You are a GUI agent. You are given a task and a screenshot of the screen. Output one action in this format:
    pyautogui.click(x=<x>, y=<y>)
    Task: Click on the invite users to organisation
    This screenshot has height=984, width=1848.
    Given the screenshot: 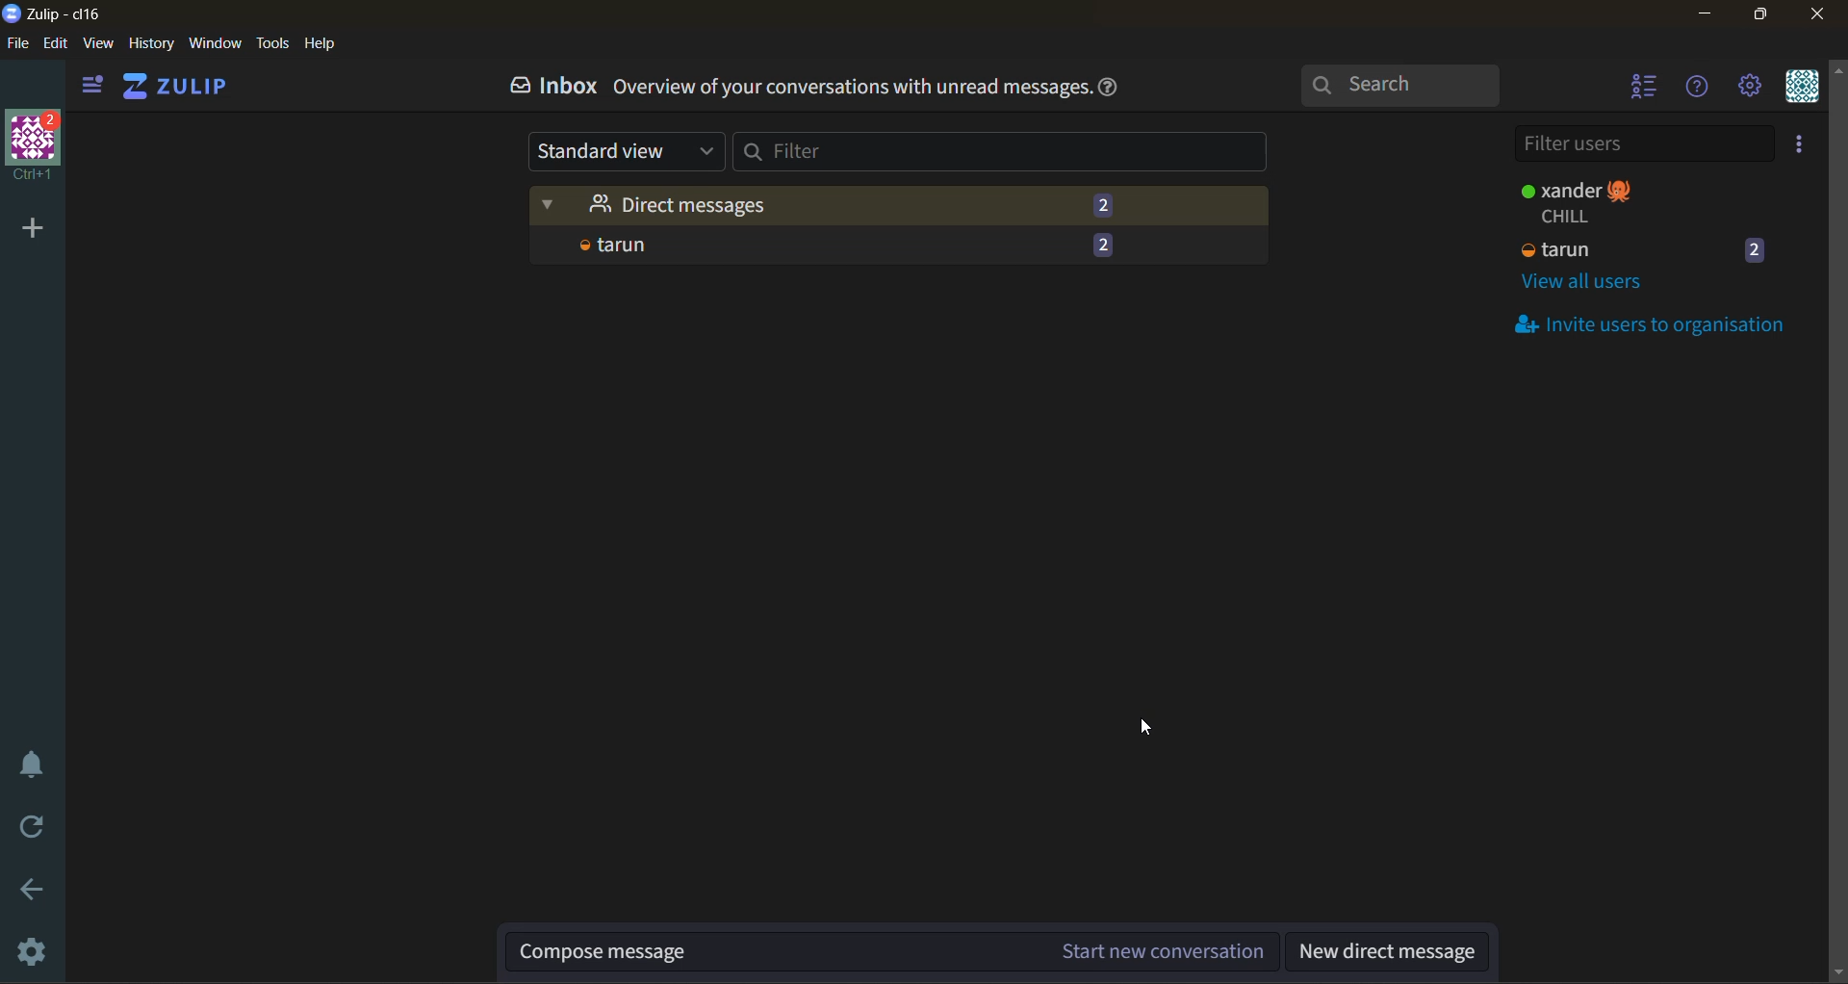 What is the action you would take?
    pyautogui.click(x=1803, y=146)
    